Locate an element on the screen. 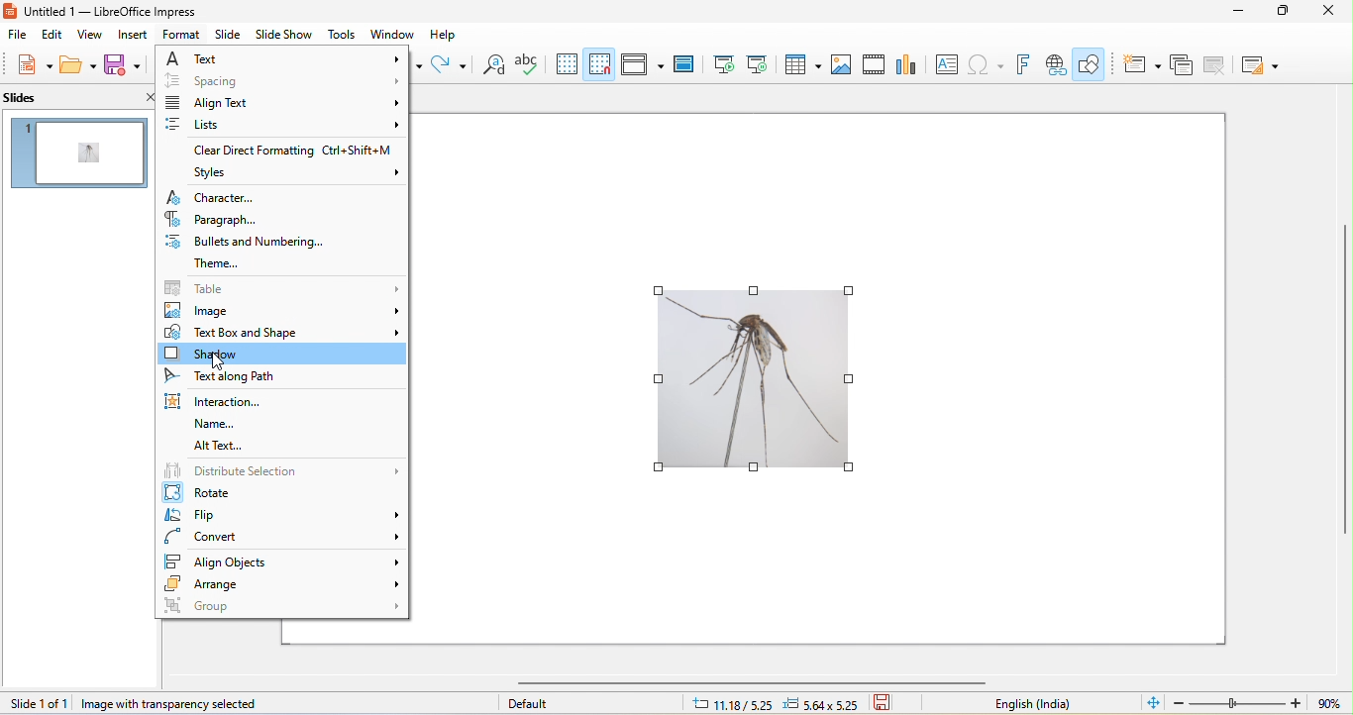  cursor movement is located at coordinates (218, 365).